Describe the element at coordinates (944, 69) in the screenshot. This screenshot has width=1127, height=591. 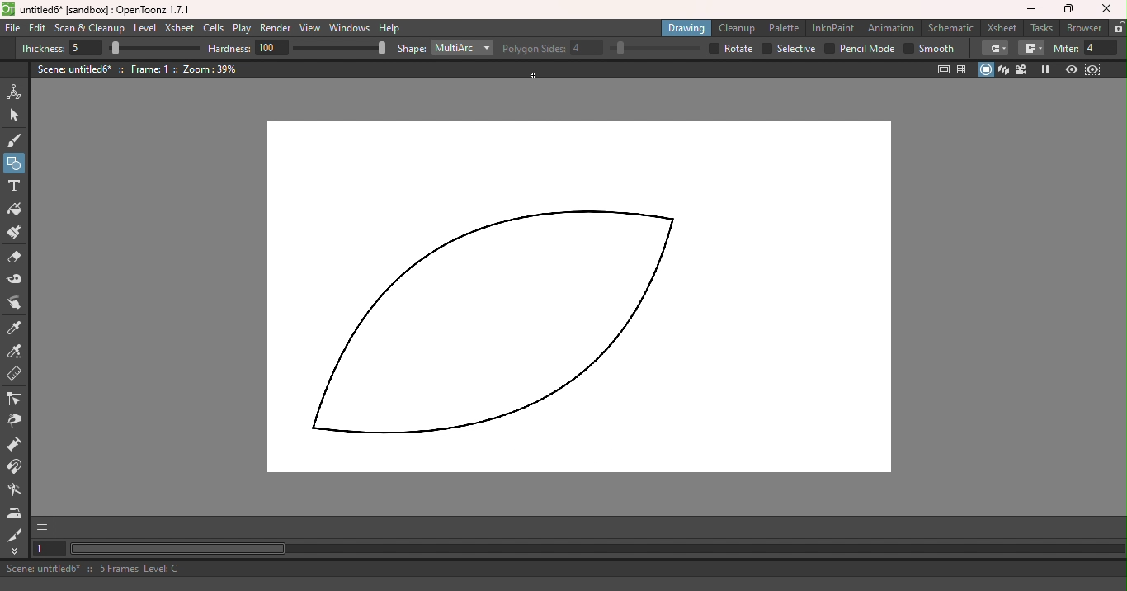
I see `Safe area` at that location.